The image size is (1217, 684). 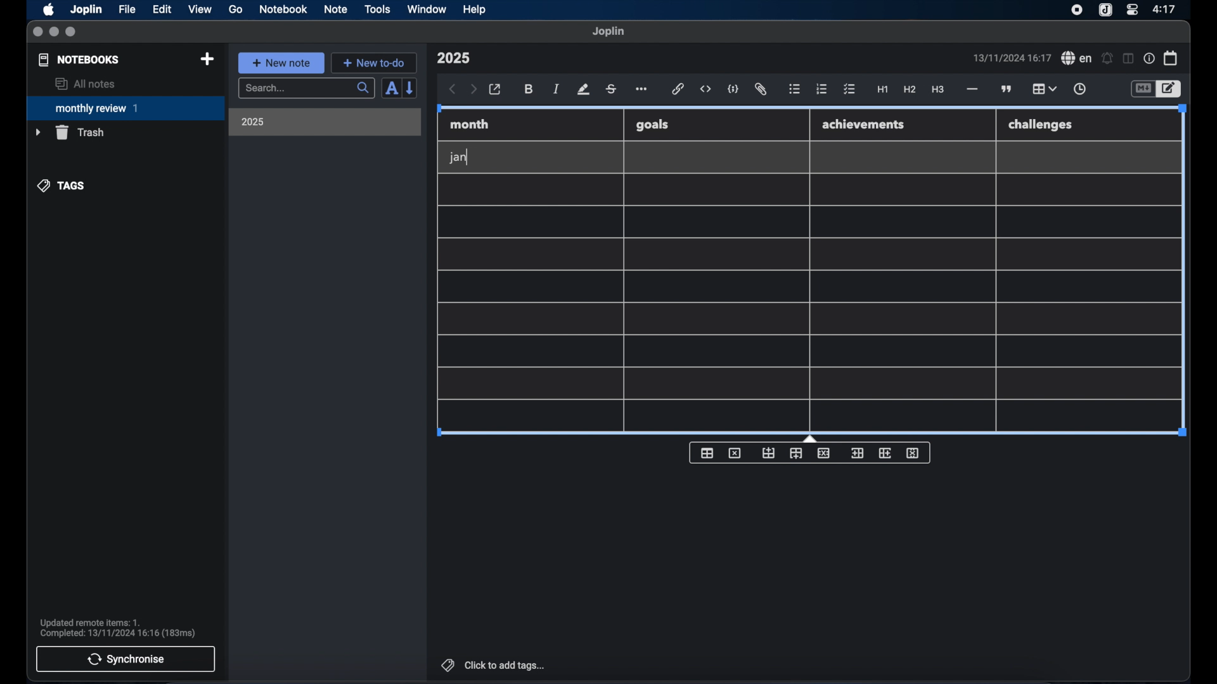 What do you see at coordinates (910, 90) in the screenshot?
I see `heading 2` at bounding box center [910, 90].